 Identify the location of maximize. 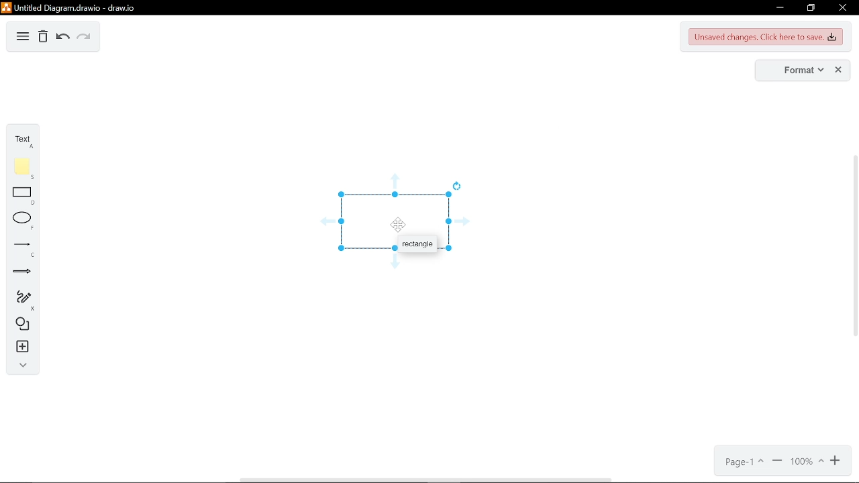
(810, 8).